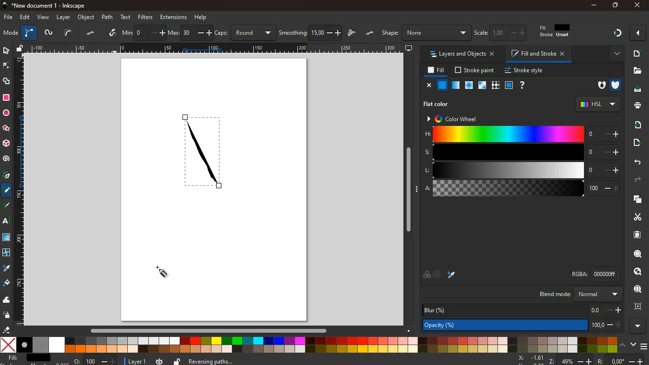  Describe the element at coordinates (48, 34) in the screenshot. I see `worm` at that location.